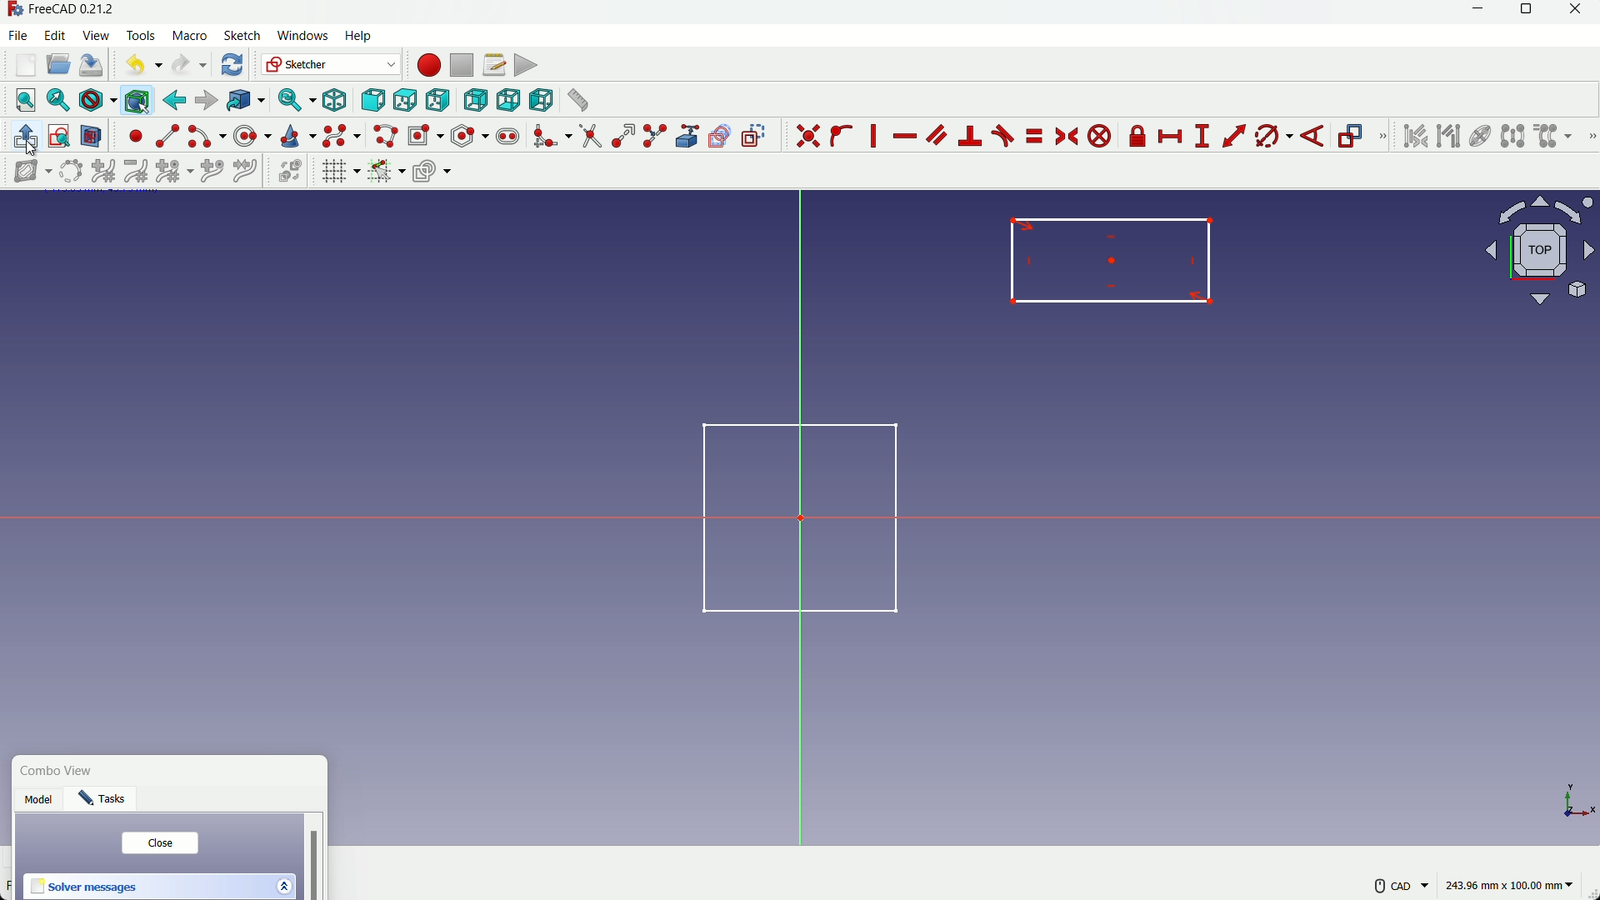 This screenshot has width=1600, height=900. Describe the element at coordinates (493, 65) in the screenshot. I see `macros setting` at that location.